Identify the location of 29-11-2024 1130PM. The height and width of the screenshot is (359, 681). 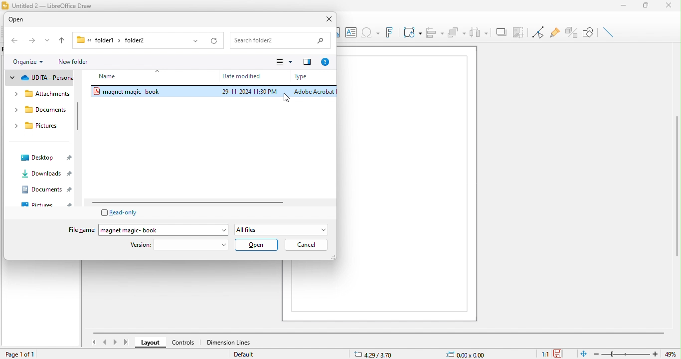
(248, 92).